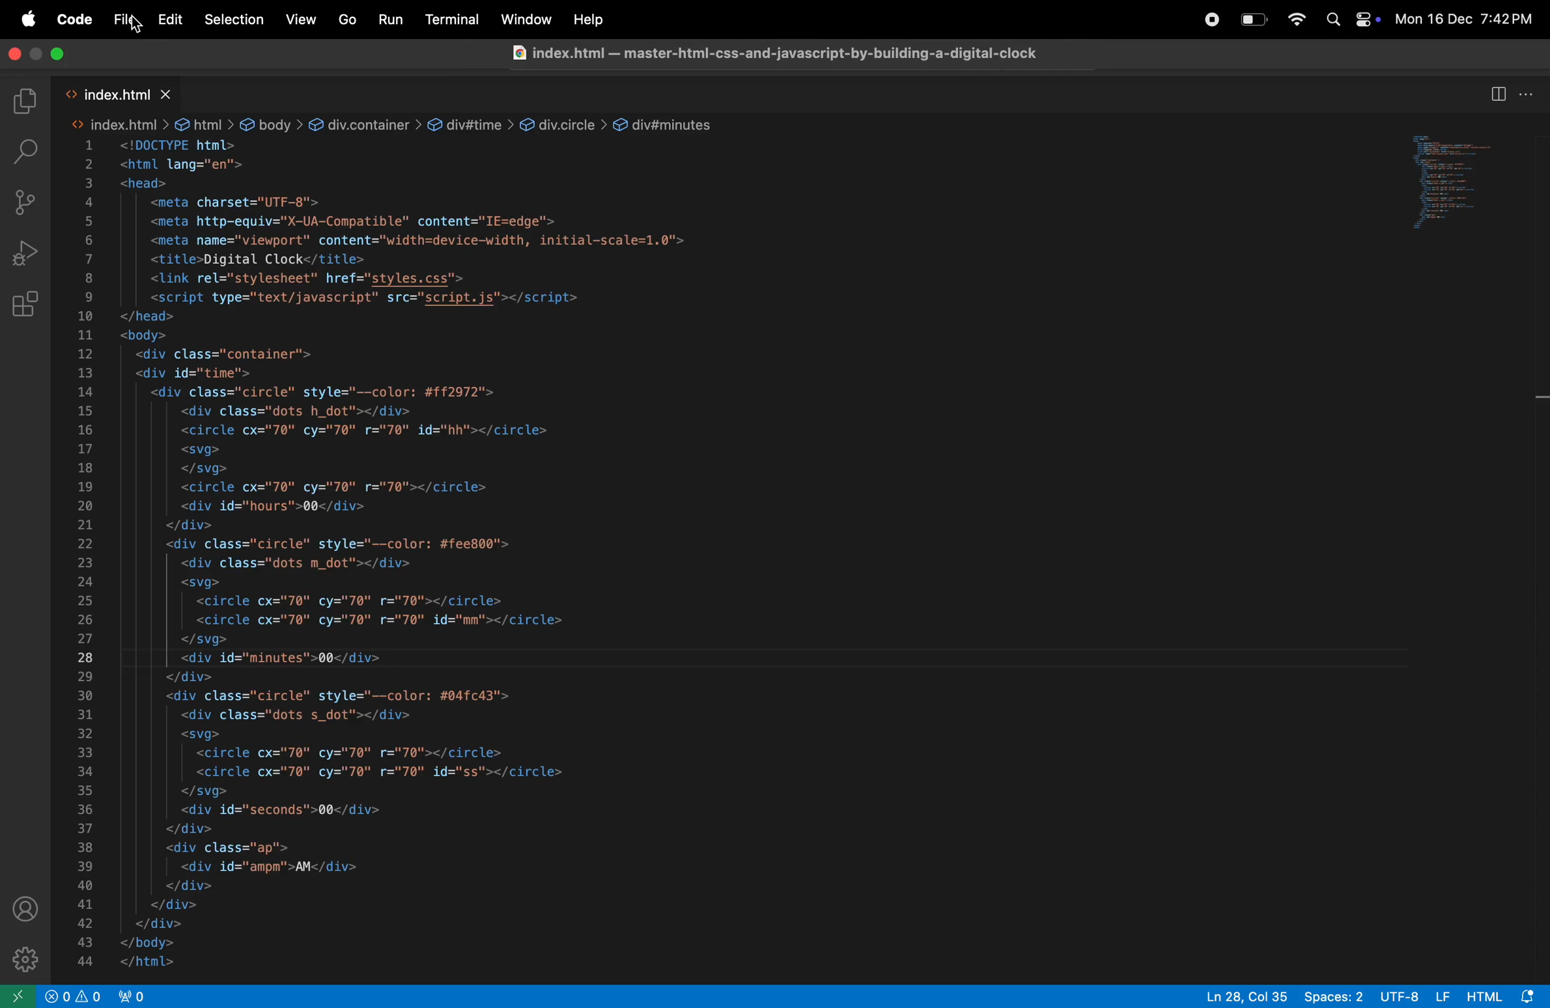 This screenshot has height=1008, width=1550. What do you see at coordinates (1498, 95) in the screenshot?
I see `split editor` at bounding box center [1498, 95].